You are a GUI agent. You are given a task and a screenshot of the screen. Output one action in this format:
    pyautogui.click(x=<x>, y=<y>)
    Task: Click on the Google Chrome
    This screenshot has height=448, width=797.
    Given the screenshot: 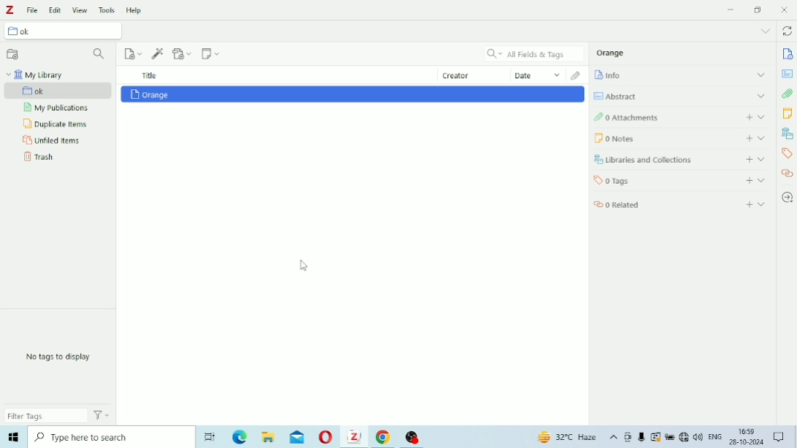 What is the action you would take?
    pyautogui.click(x=385, y=437)
    